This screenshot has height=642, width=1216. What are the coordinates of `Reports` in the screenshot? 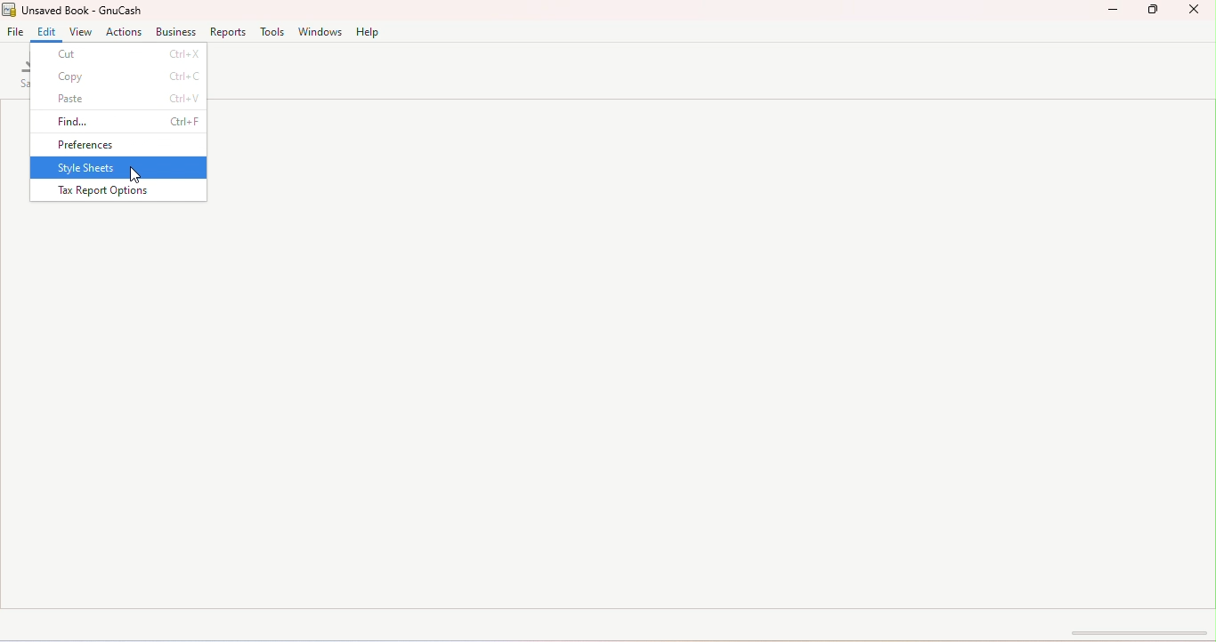 It's located at (227, 33).